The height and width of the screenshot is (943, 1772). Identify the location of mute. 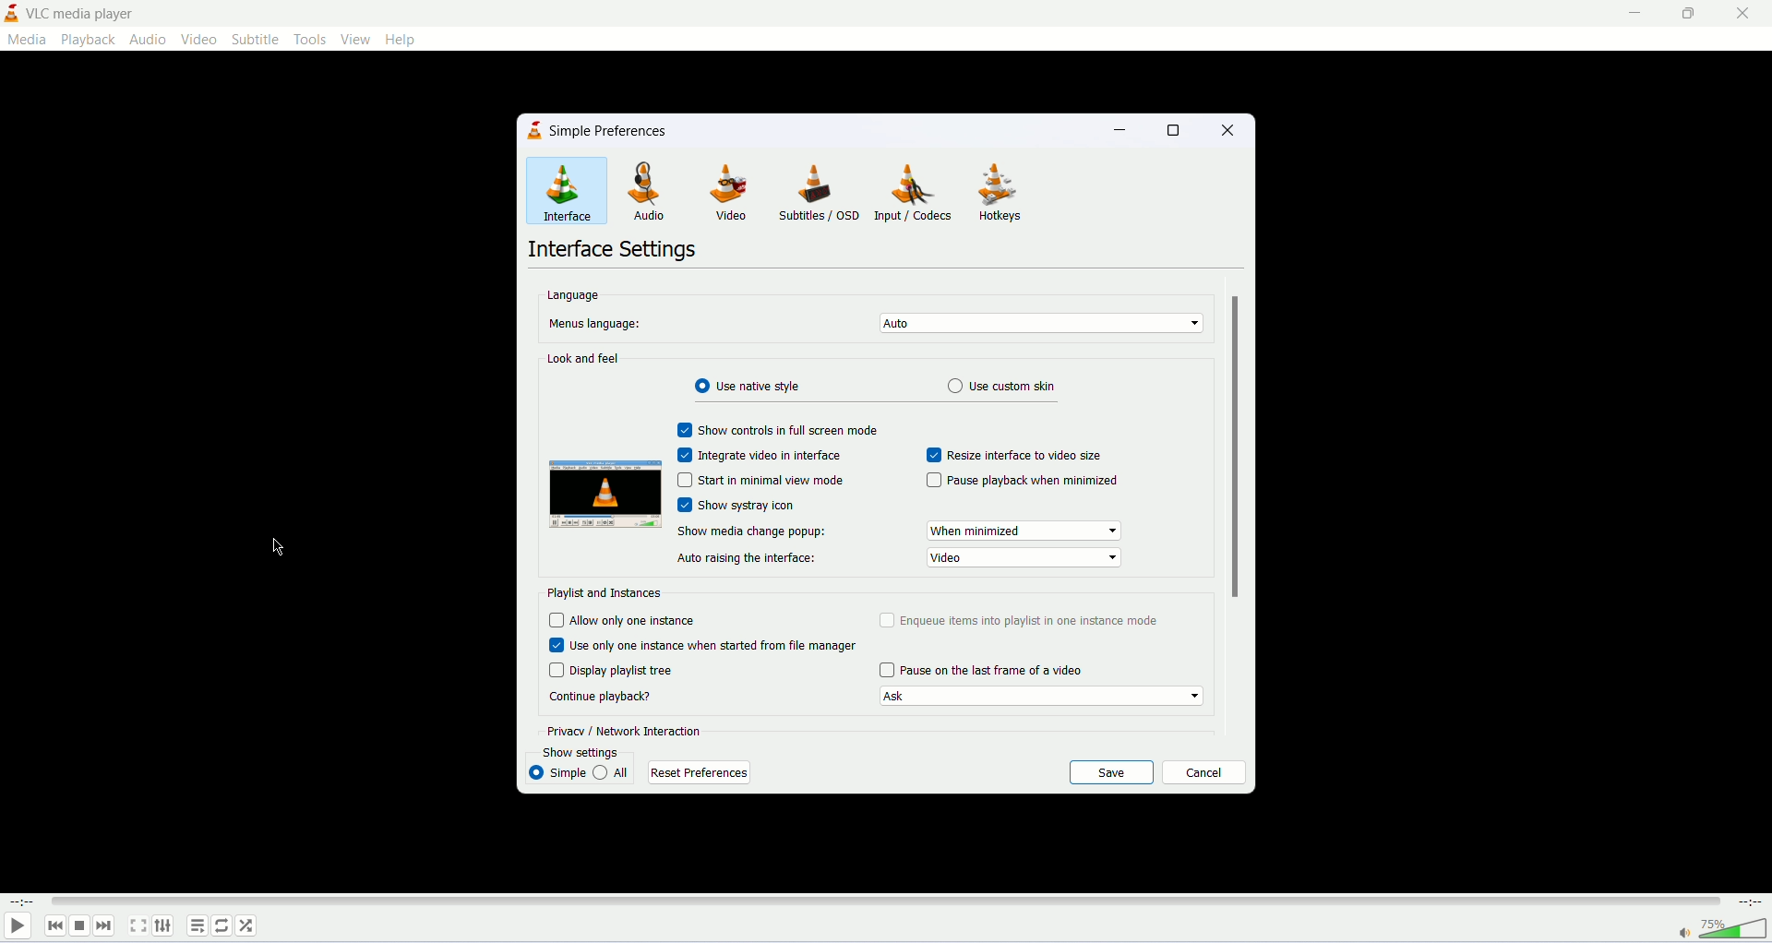
(1687, 935).